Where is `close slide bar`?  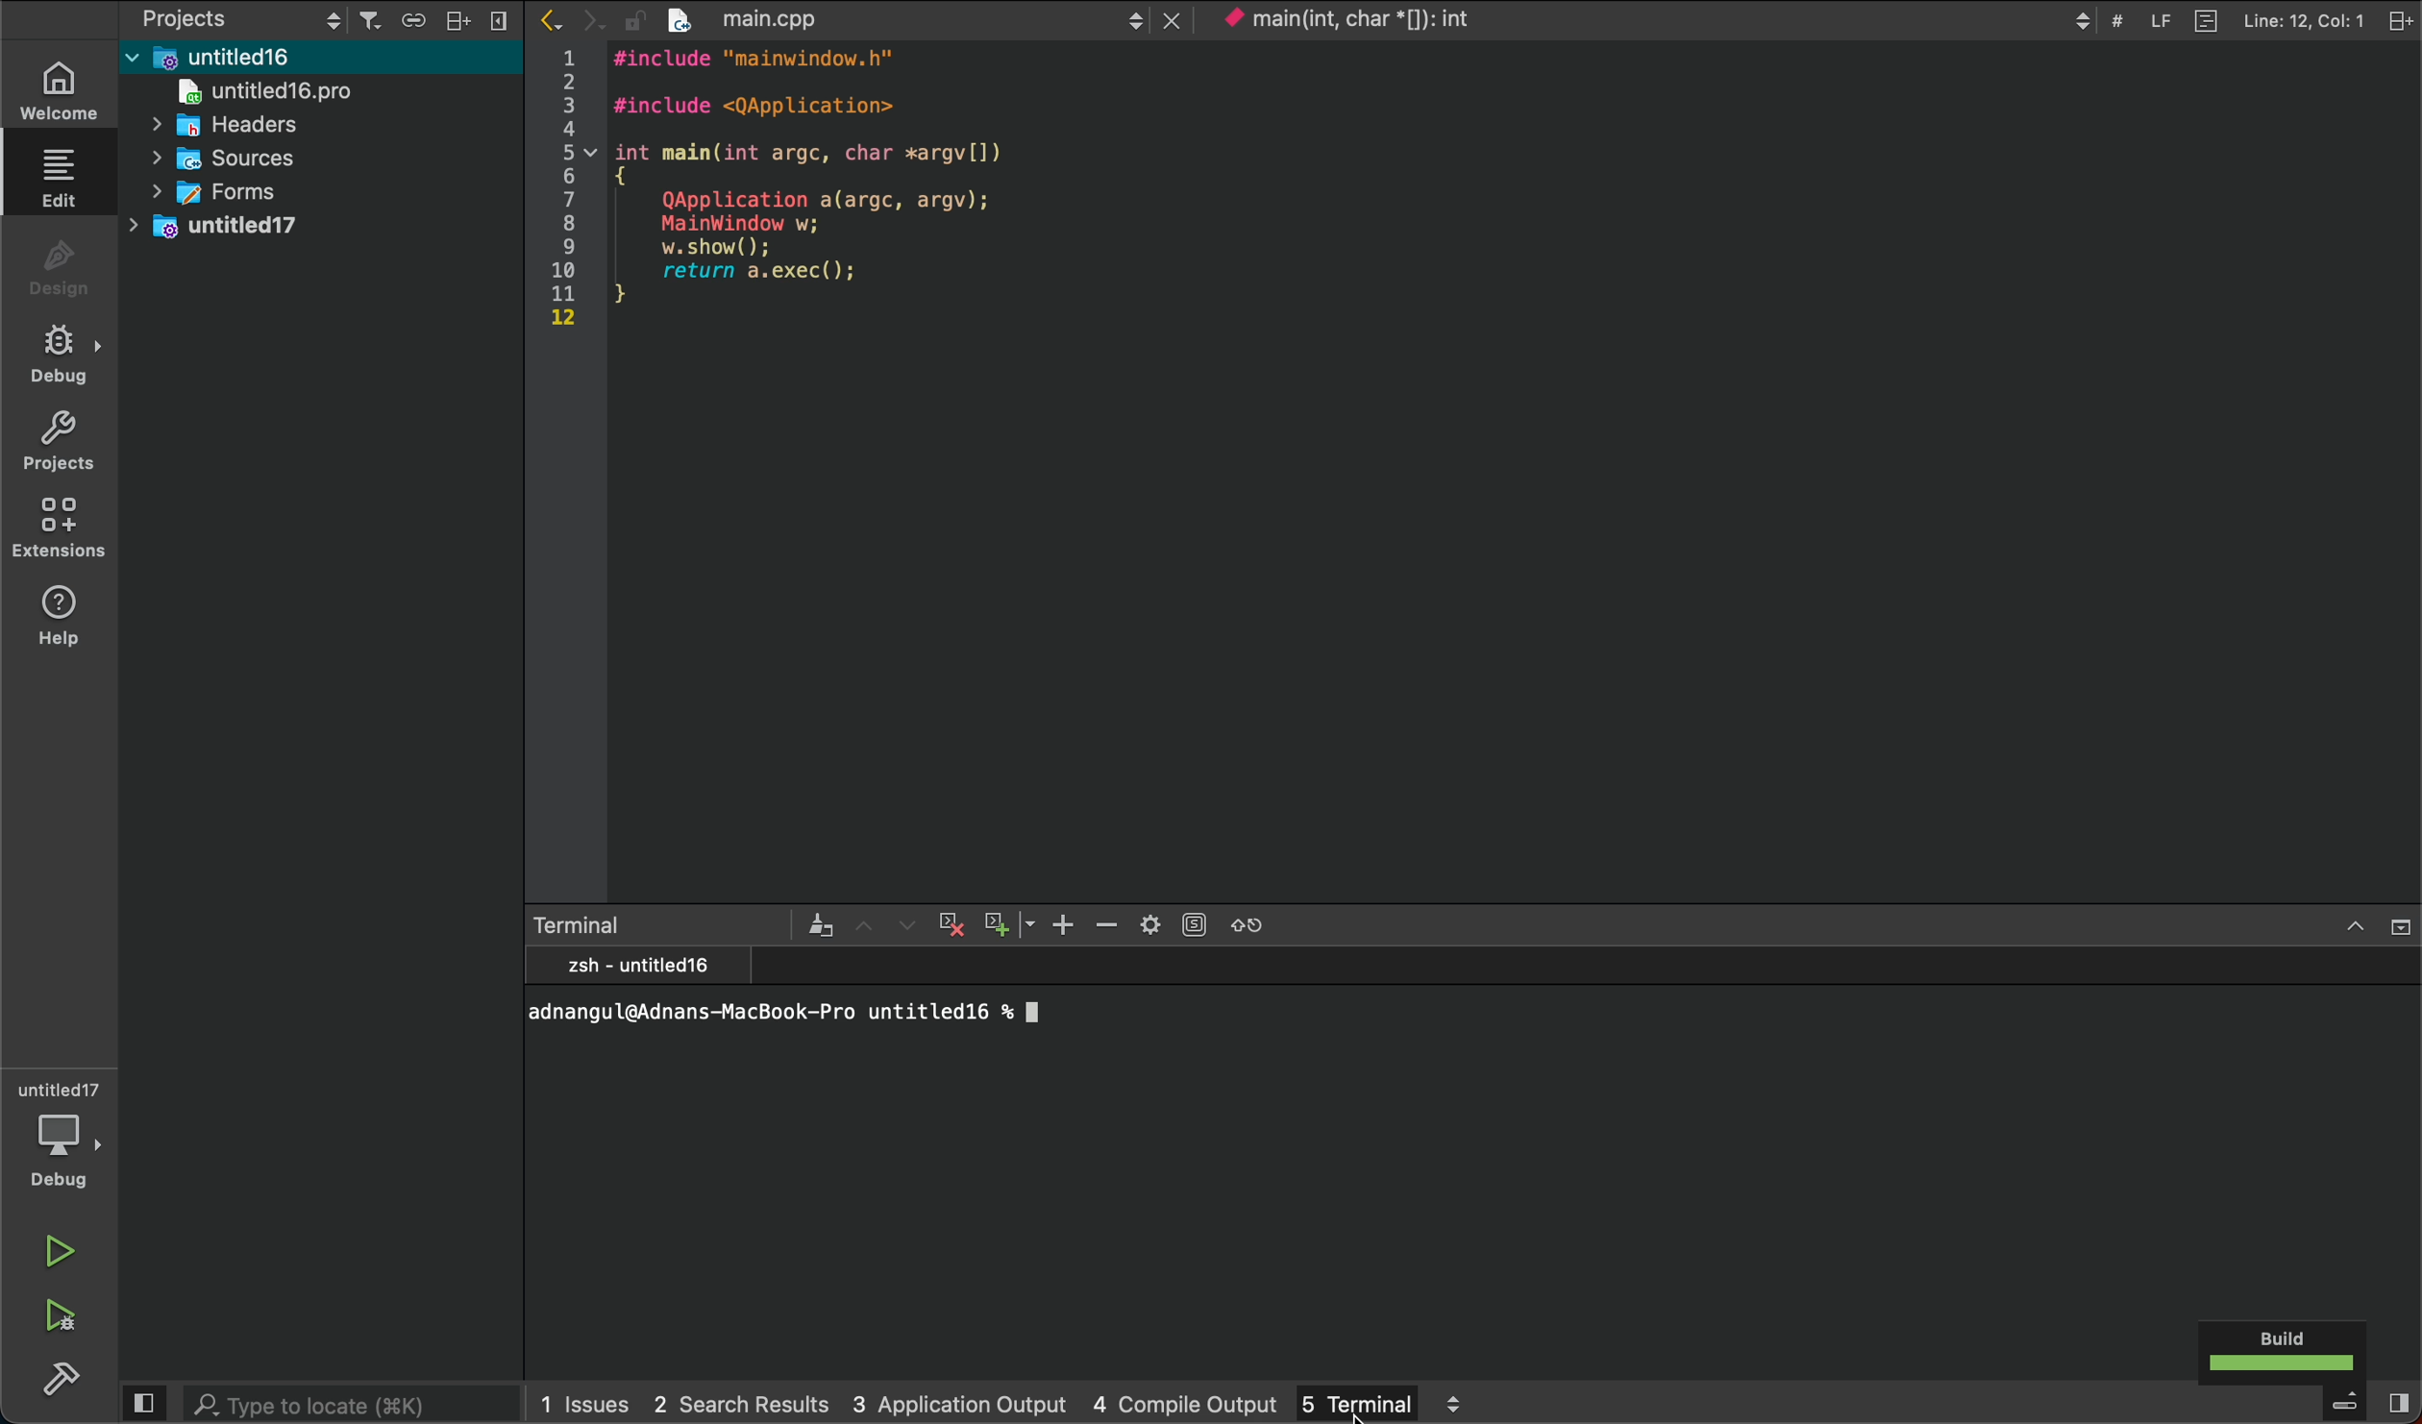
close slide bar is located at coordinates (2401, 923).